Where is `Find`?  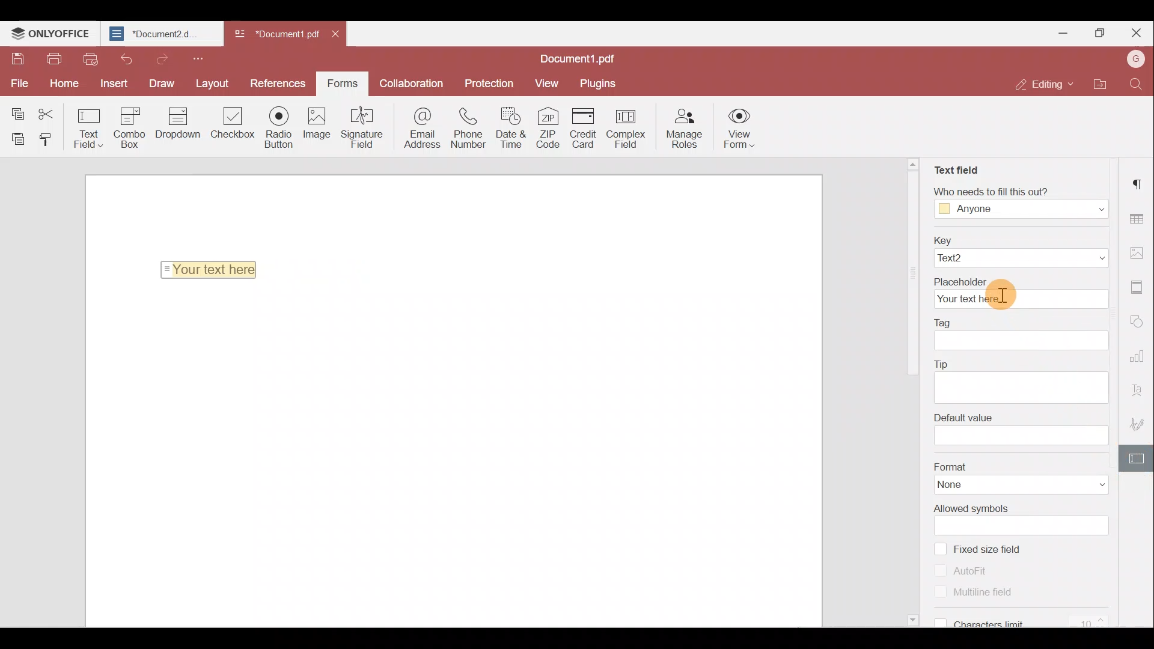 Find is located at coordinates (1135, 86).